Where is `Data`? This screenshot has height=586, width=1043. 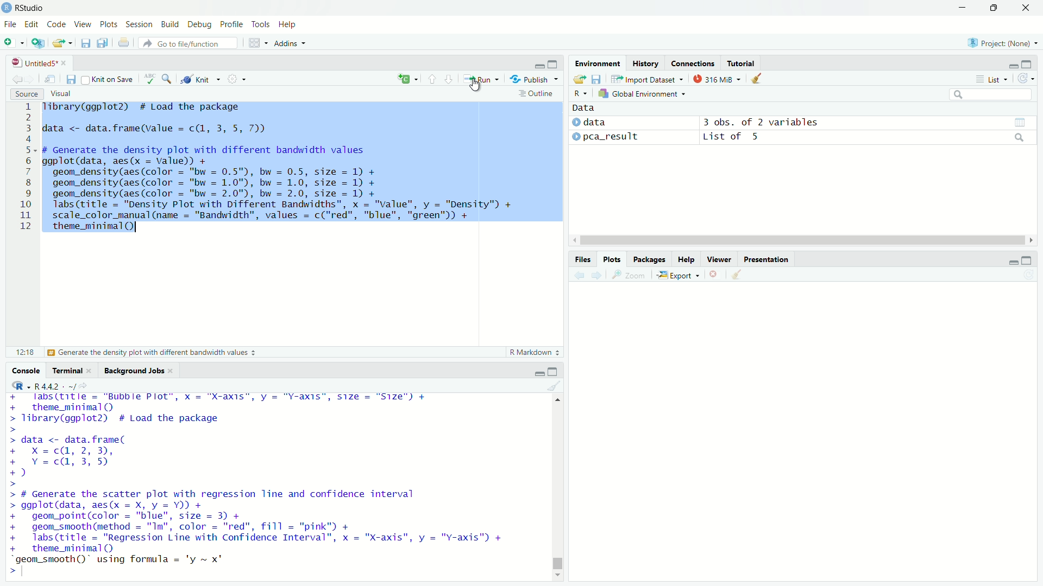 Data is located at coordinates (584, 108).